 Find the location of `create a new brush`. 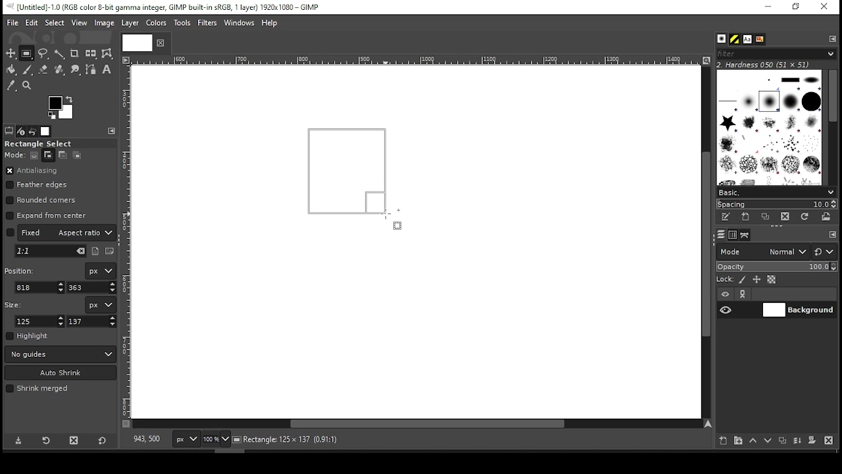

create a new brush is located at coordinates (747, 217).